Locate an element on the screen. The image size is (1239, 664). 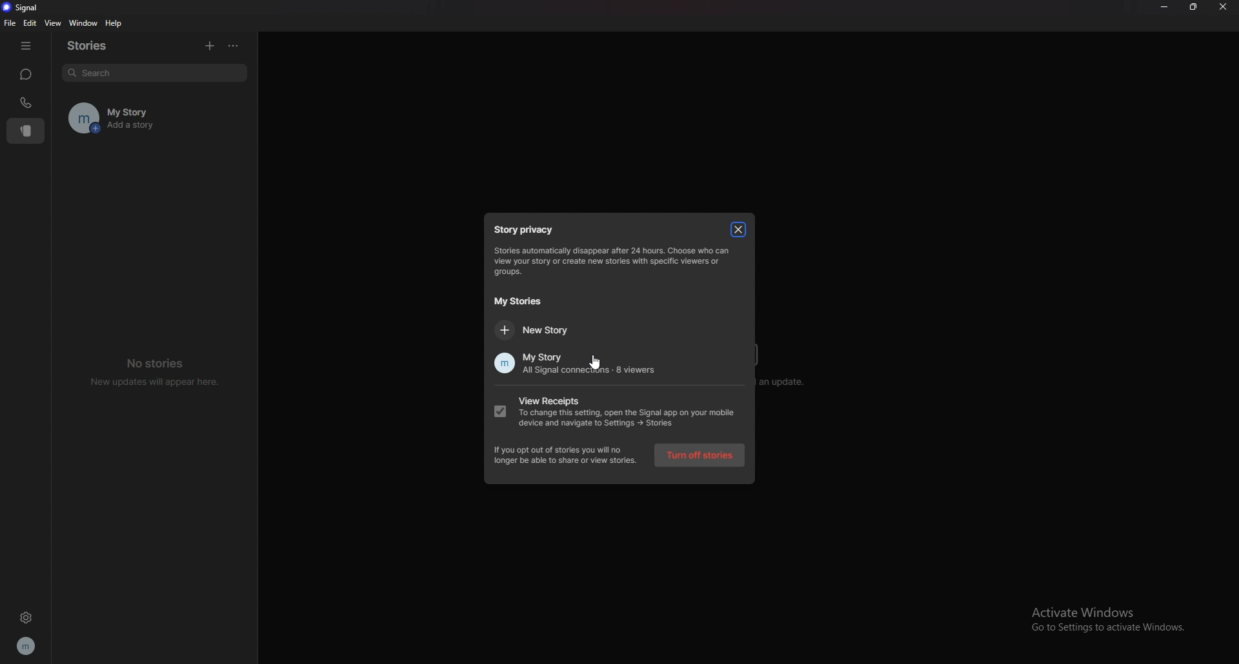
new story is located at coordinates (545, 330).